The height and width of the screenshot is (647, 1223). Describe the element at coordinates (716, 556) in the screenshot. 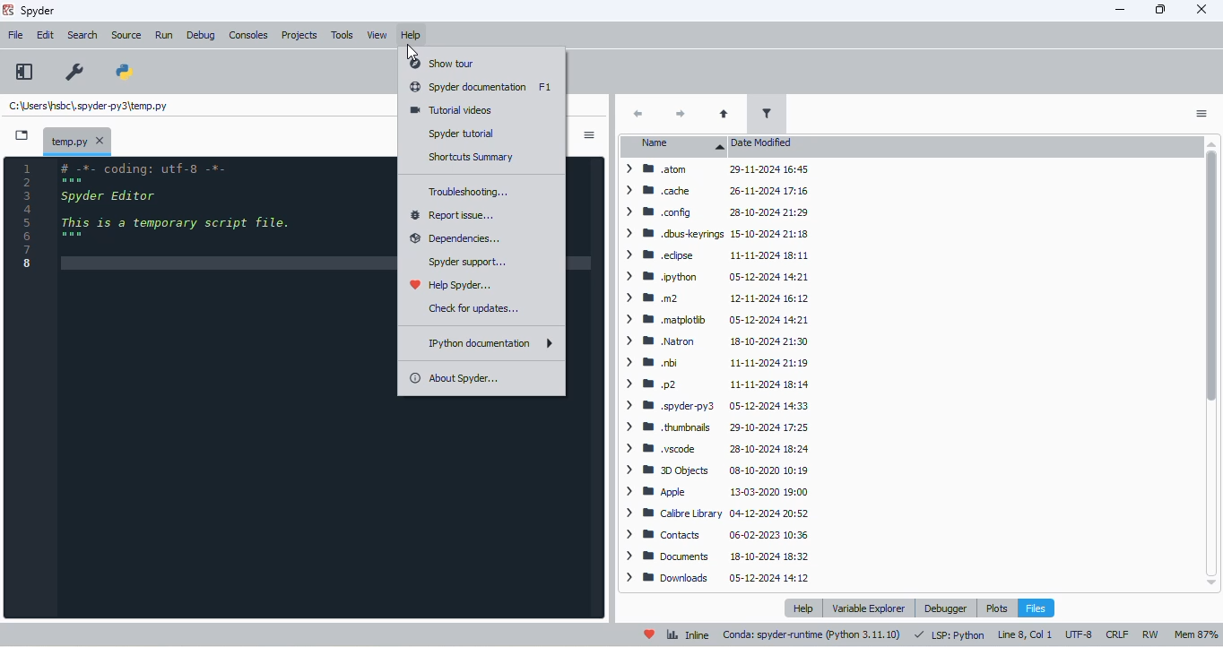

I see `> 8 Documents 18-10-2024 18:32` at that location.